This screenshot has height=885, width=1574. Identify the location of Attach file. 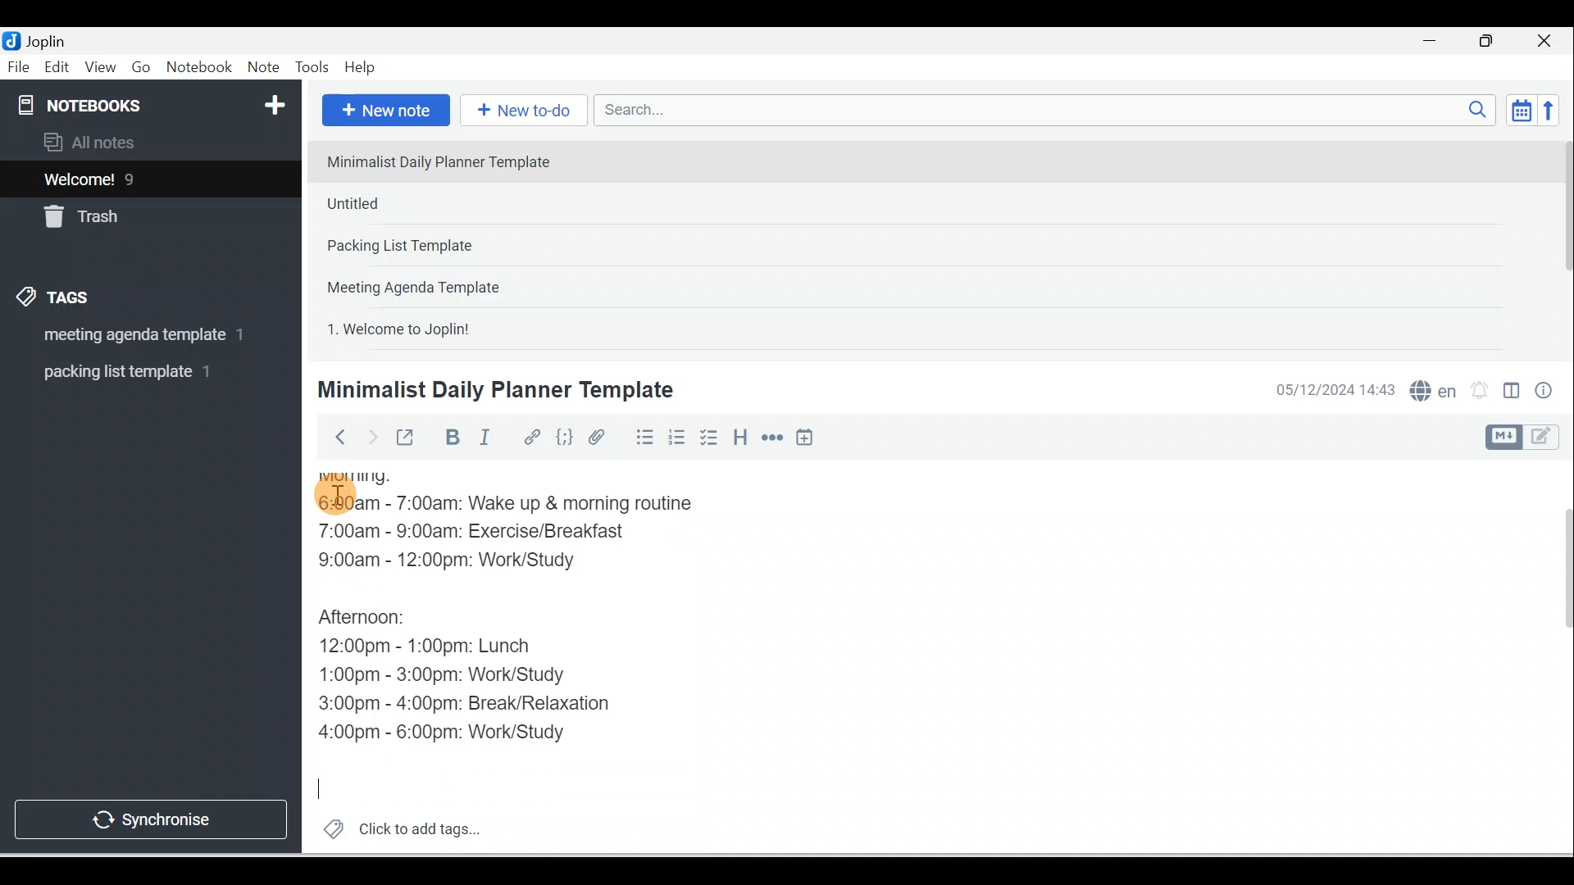
(601, 437).